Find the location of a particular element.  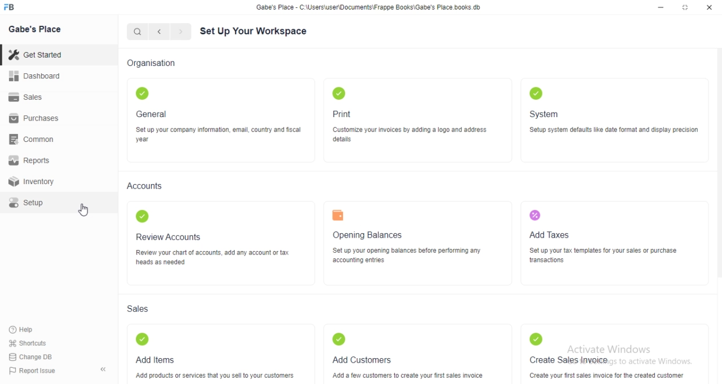

Report issue -~ is located at coordinates (58, 372).